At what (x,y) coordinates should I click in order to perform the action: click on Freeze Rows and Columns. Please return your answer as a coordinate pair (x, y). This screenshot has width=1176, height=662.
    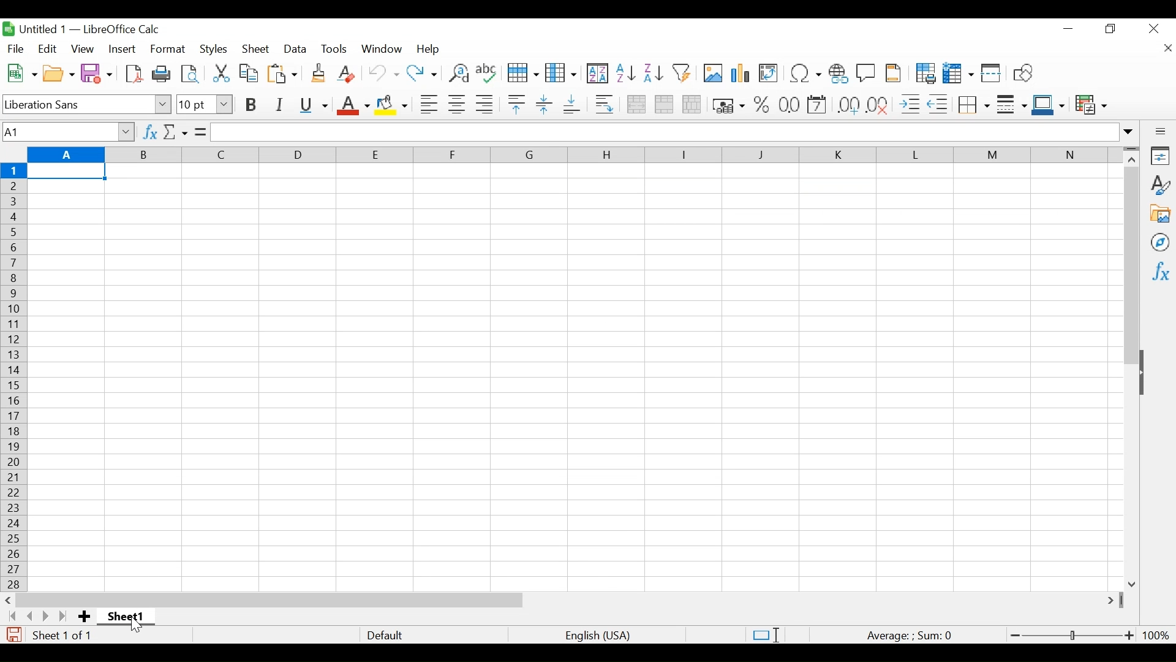
    Looking at the image, I should click on (958, 73).